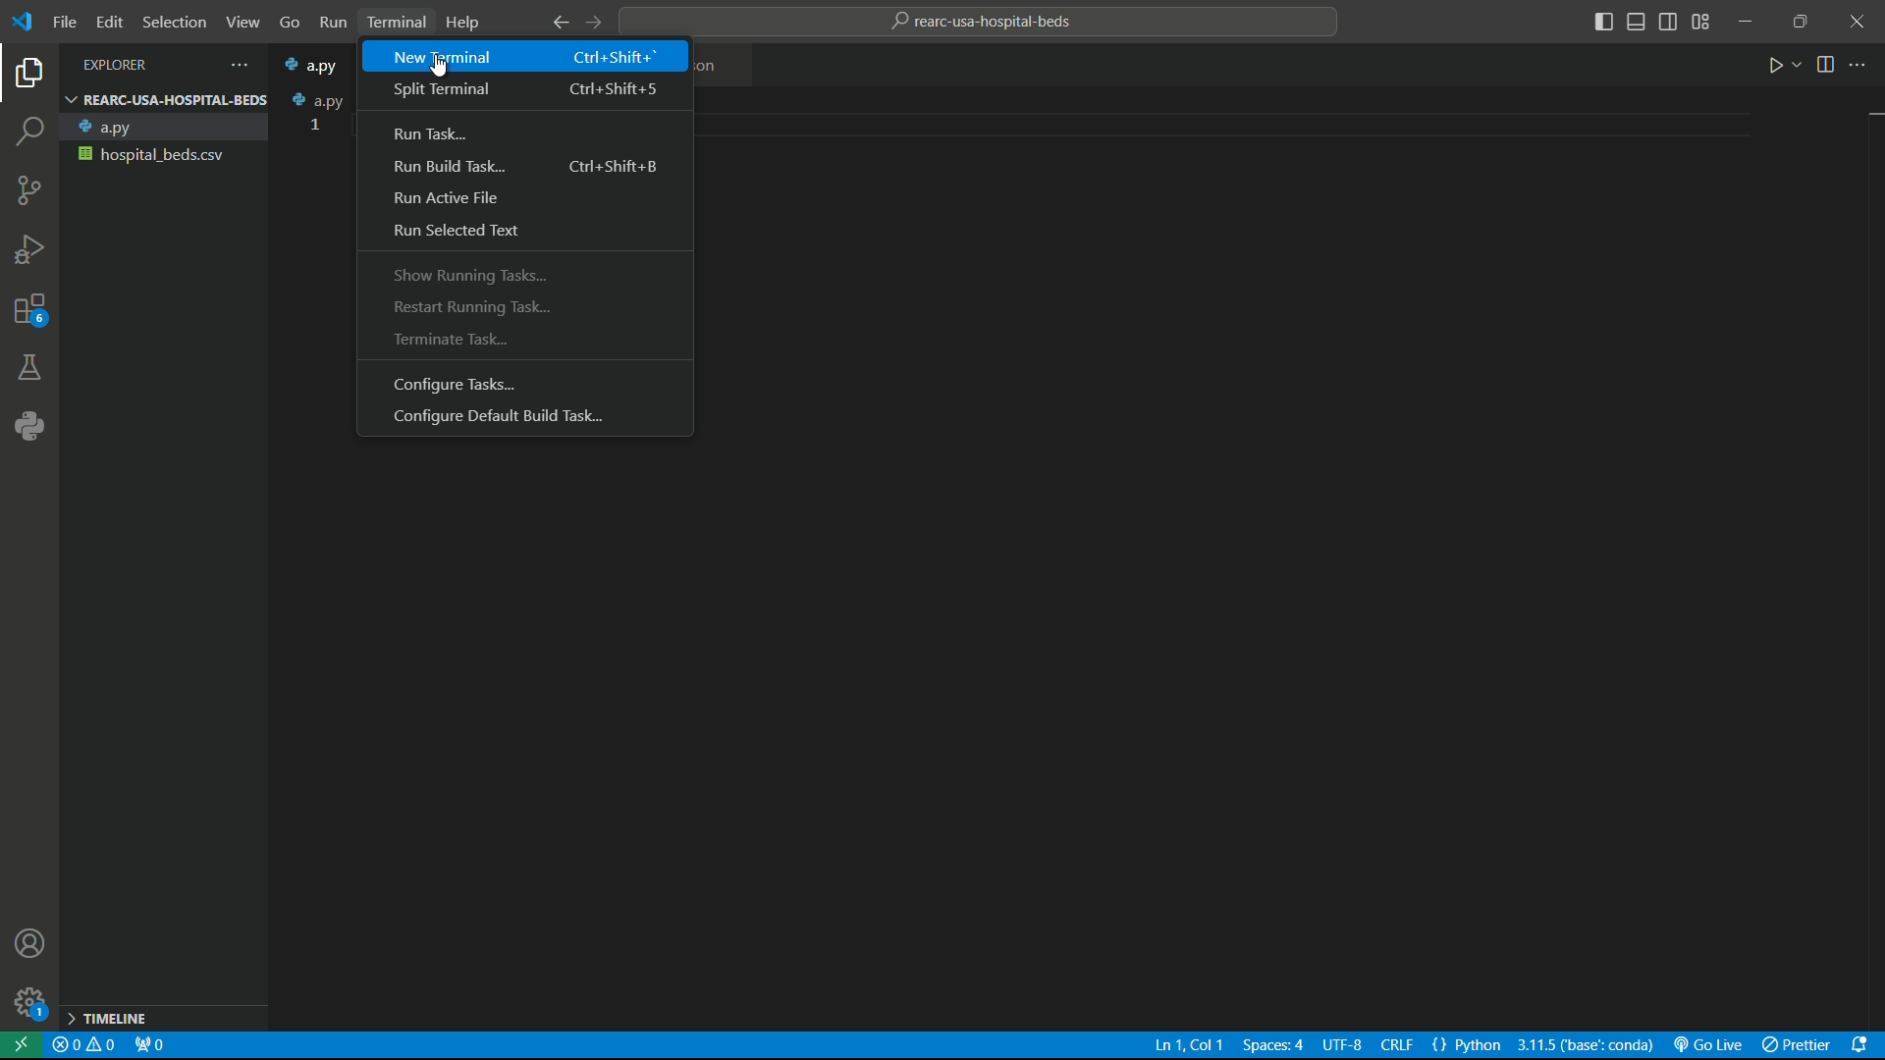 This screenshot has width=1885, height=1060. What do you see at coordinates (112, 22) in the screenshot?
I see `edit menu` at bounding box center [112, 22].